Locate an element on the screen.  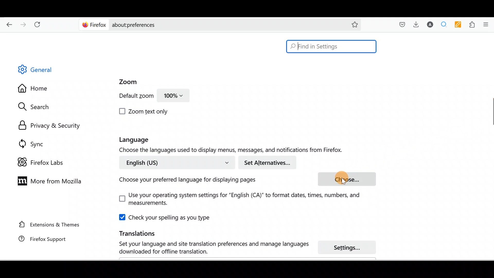
Translations is located at coordinates (130, 233).